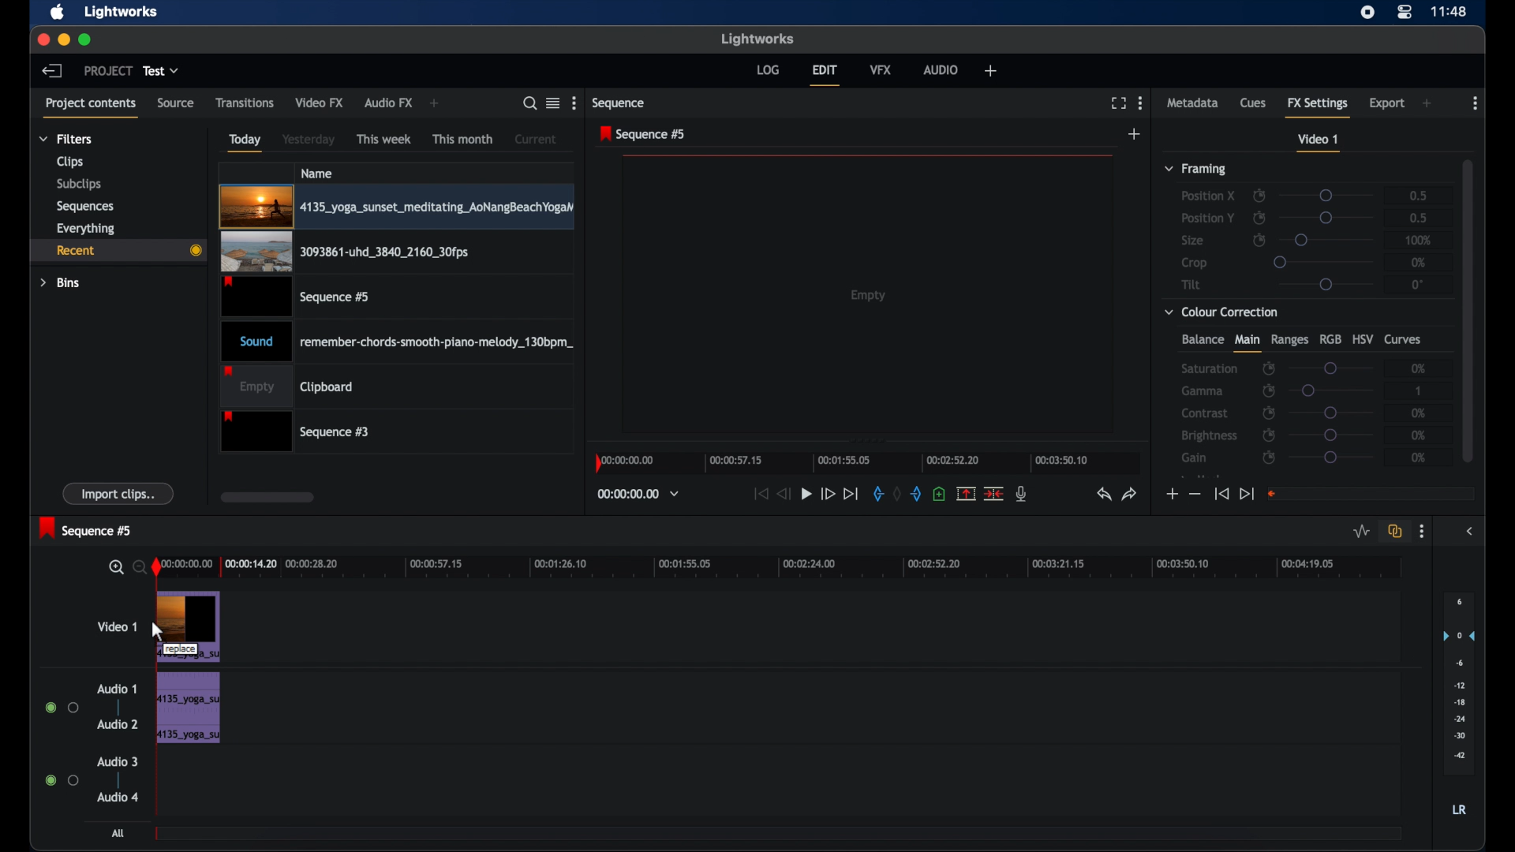 Image resolution: width=1515 pixels, height=852 pixels. I want to click on log, so click(768, 69).